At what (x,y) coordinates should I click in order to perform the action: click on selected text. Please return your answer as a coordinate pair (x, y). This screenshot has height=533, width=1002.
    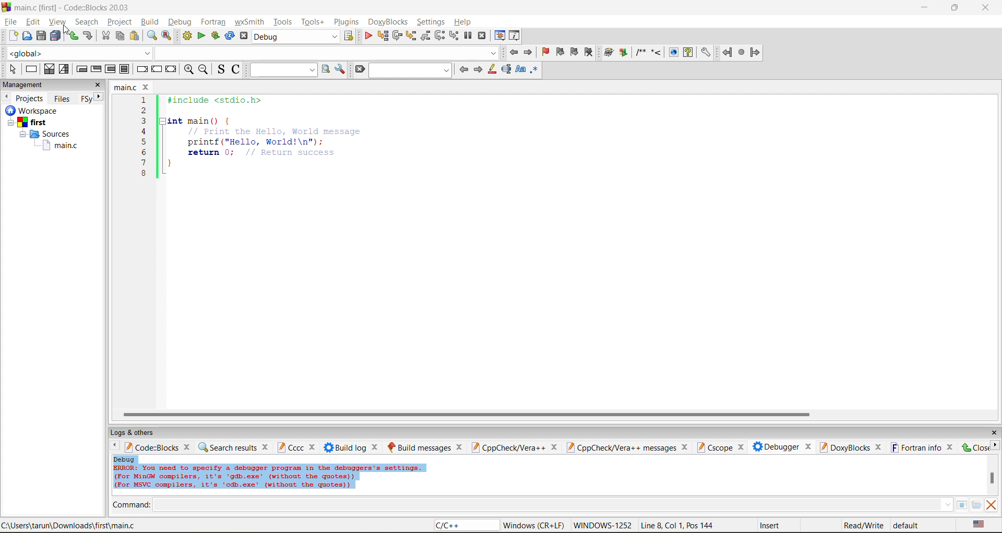
    Looking at the image, I should click on (506, 69).